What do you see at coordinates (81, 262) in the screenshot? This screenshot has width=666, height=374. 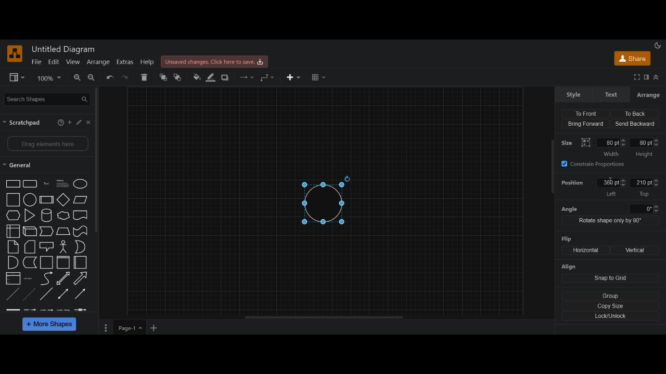 I see `Quater Square` at bounding box center [81, 262].